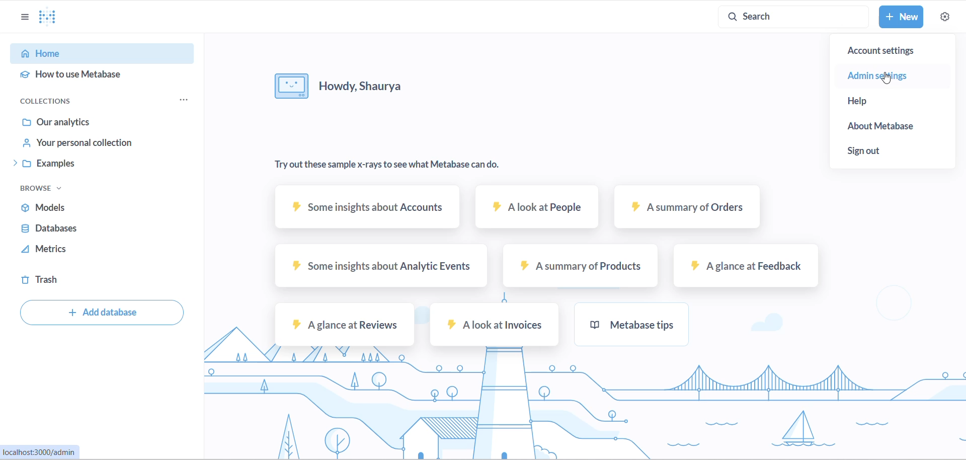 This screenshot has width=966, height=460. What do you see at coordinates (77, 233) in the screenshot?
I see `DATABSES` at bounding box center [77, 233].